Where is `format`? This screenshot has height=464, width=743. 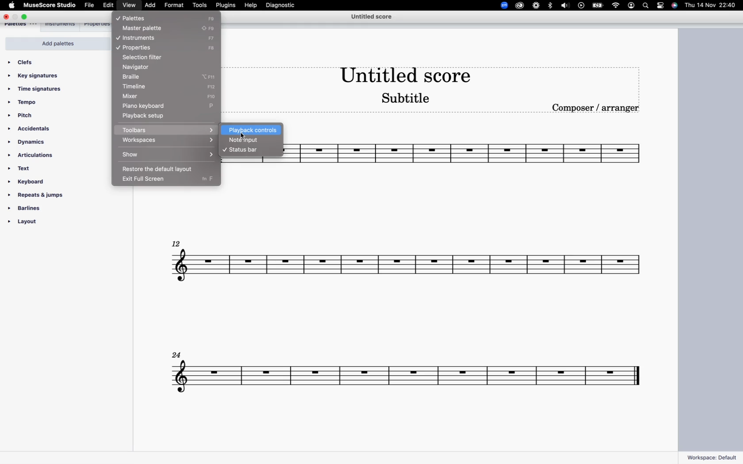 format is located at coordinates (174, 5).